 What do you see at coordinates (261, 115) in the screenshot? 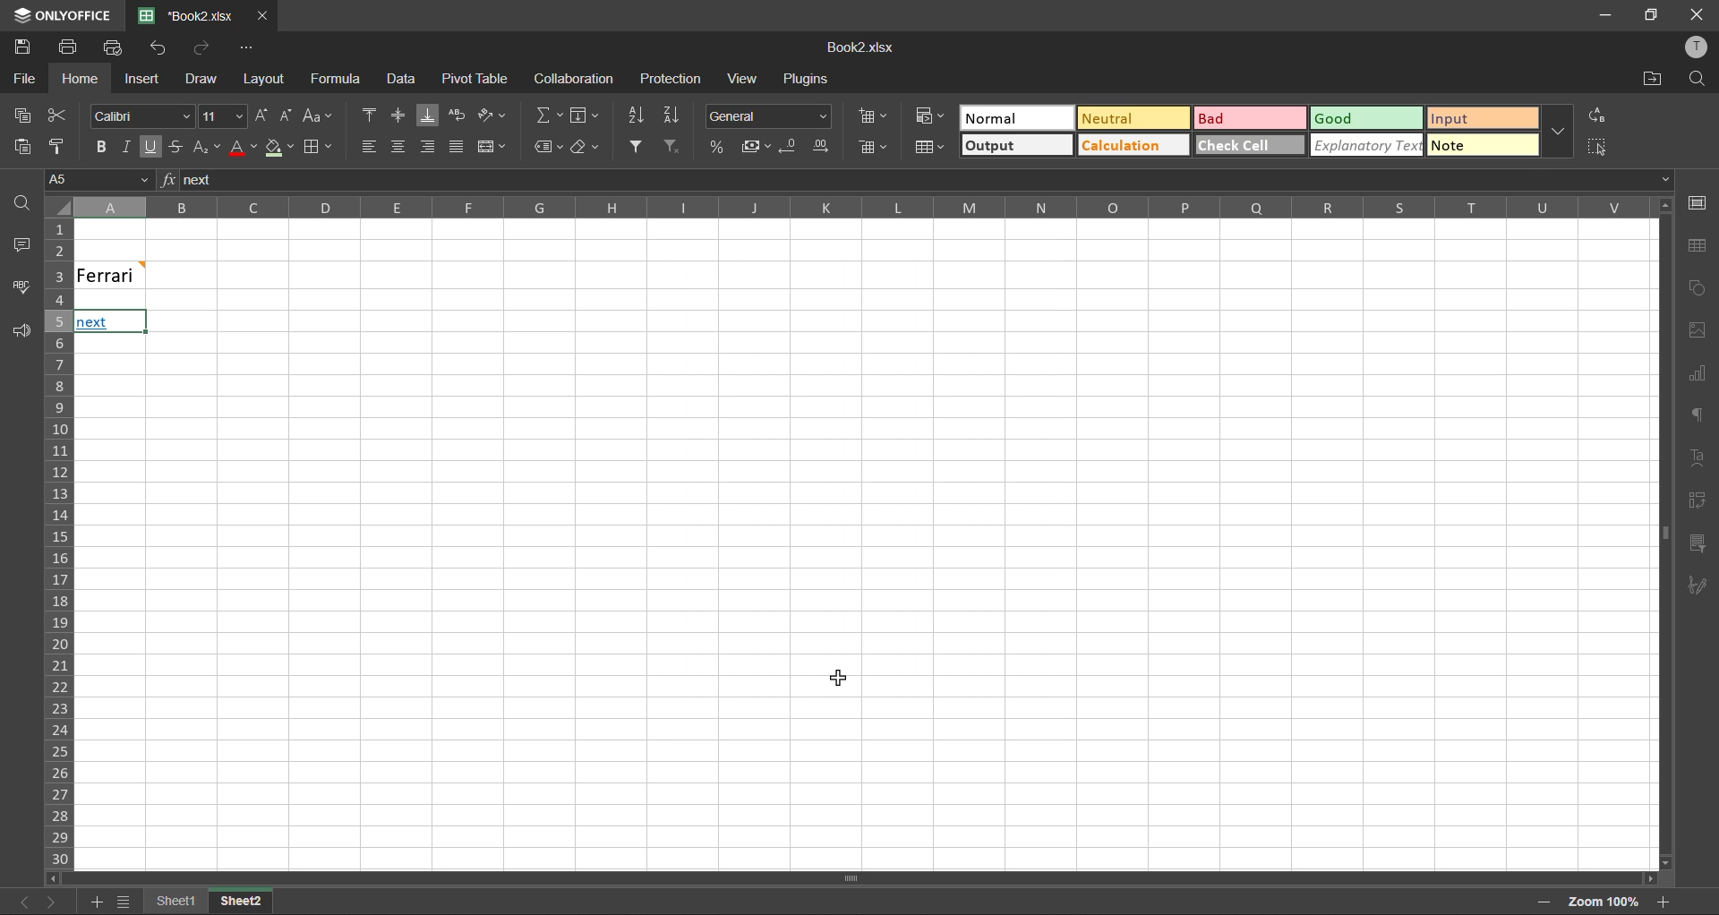
I see `increment size` at bounding box center [261, 115].